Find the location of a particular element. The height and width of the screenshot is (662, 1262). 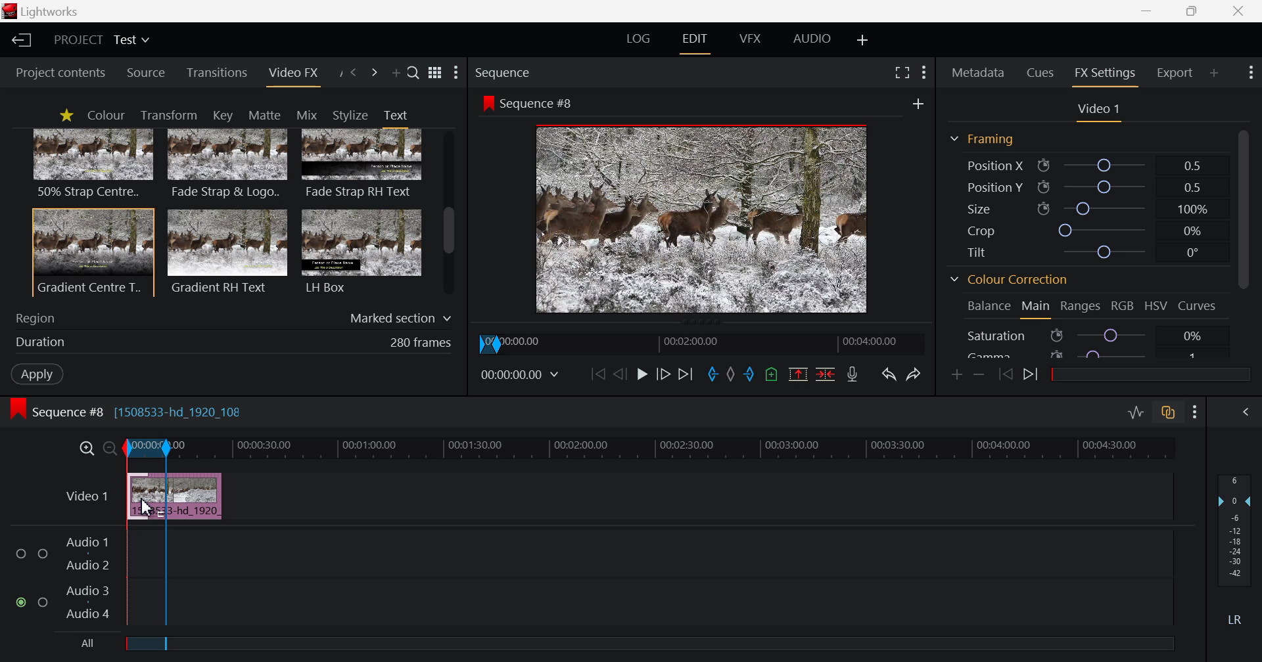

VFX Layout is located at coordinates (753, 39).